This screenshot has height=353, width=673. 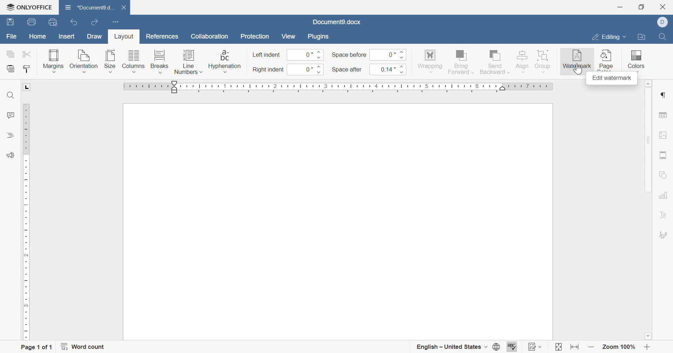 What do you see at coordinates (349, 55) in the screenshot?
I see `space before` at bounding box center [349, 55].